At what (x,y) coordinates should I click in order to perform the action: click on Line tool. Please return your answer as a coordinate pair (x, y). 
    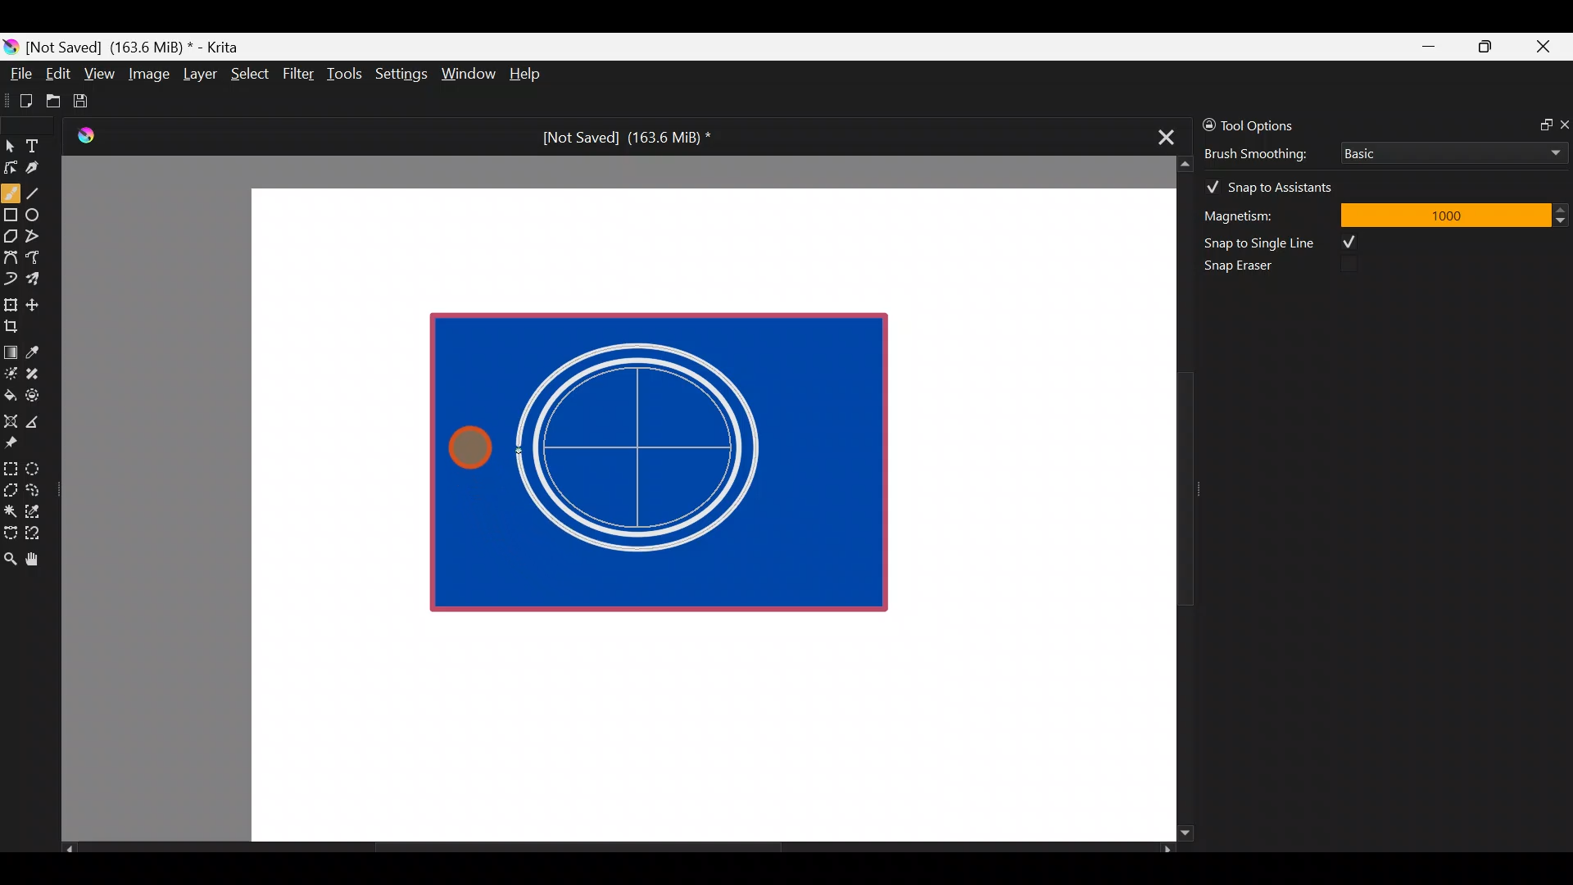
    Looking at the image, I should click on (43, 192).